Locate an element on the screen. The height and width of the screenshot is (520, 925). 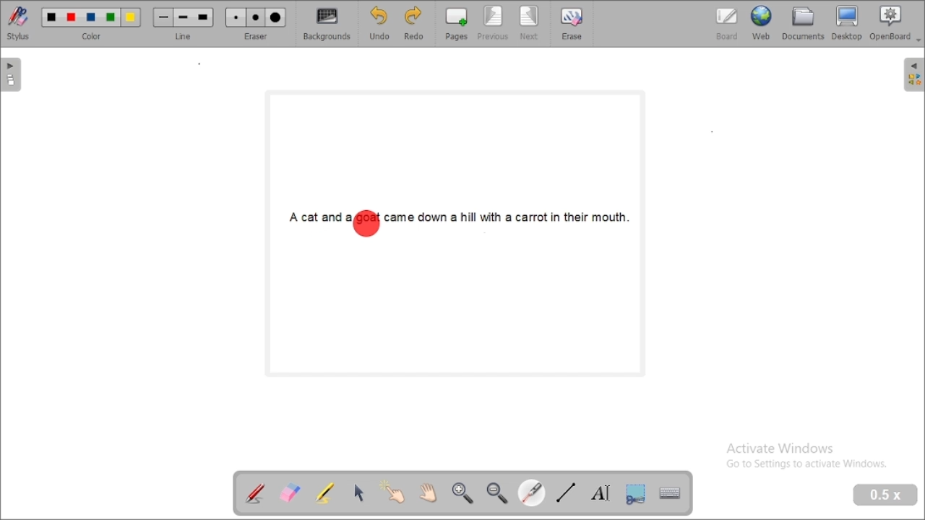
pages pane is located at coordinates (13, 74).